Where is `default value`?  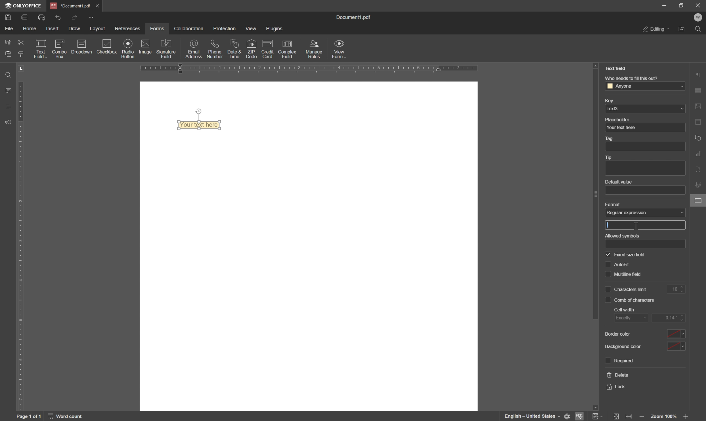 default value is located at coordinates (617, 182).